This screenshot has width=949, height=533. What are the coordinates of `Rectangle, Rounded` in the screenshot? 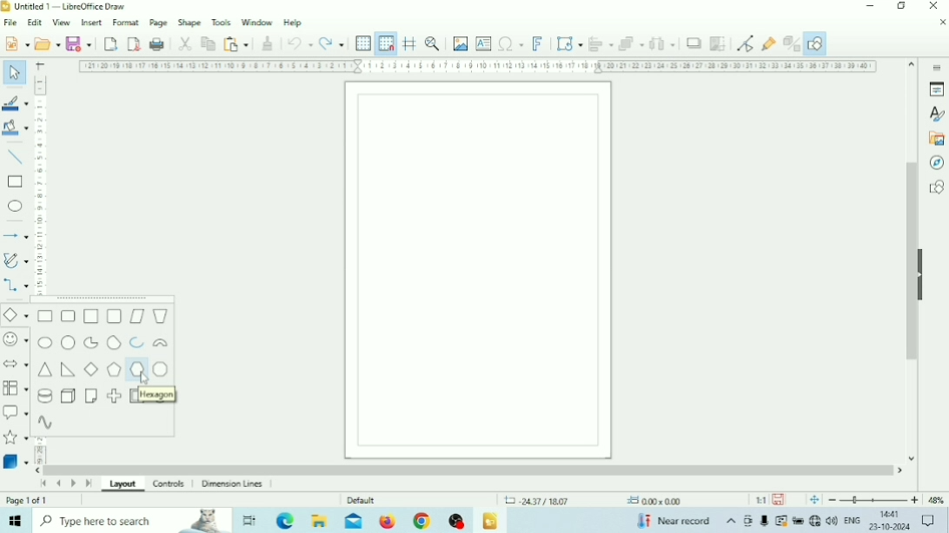 It's located at (68, 315).